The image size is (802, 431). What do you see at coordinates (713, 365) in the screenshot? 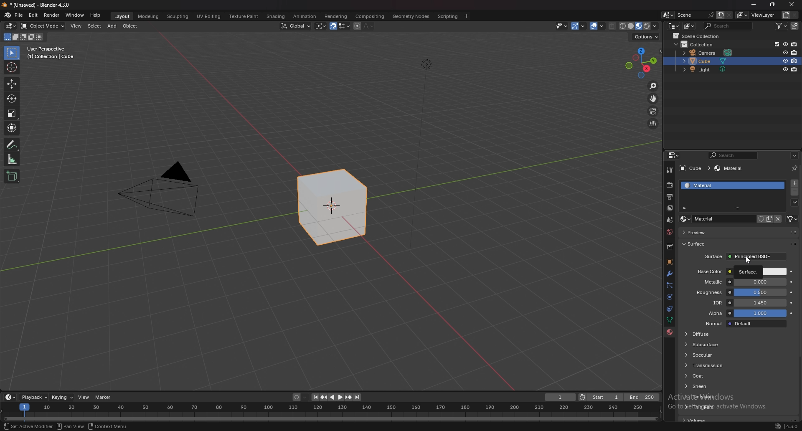
I see `transmission` at bounding box center [713, 365].